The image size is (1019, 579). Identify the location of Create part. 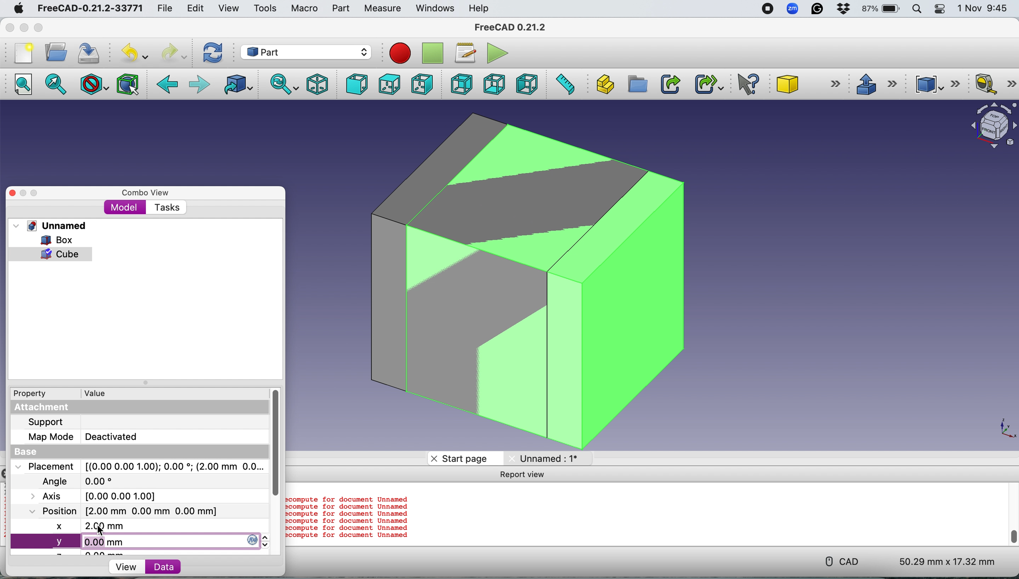
(603, 84).